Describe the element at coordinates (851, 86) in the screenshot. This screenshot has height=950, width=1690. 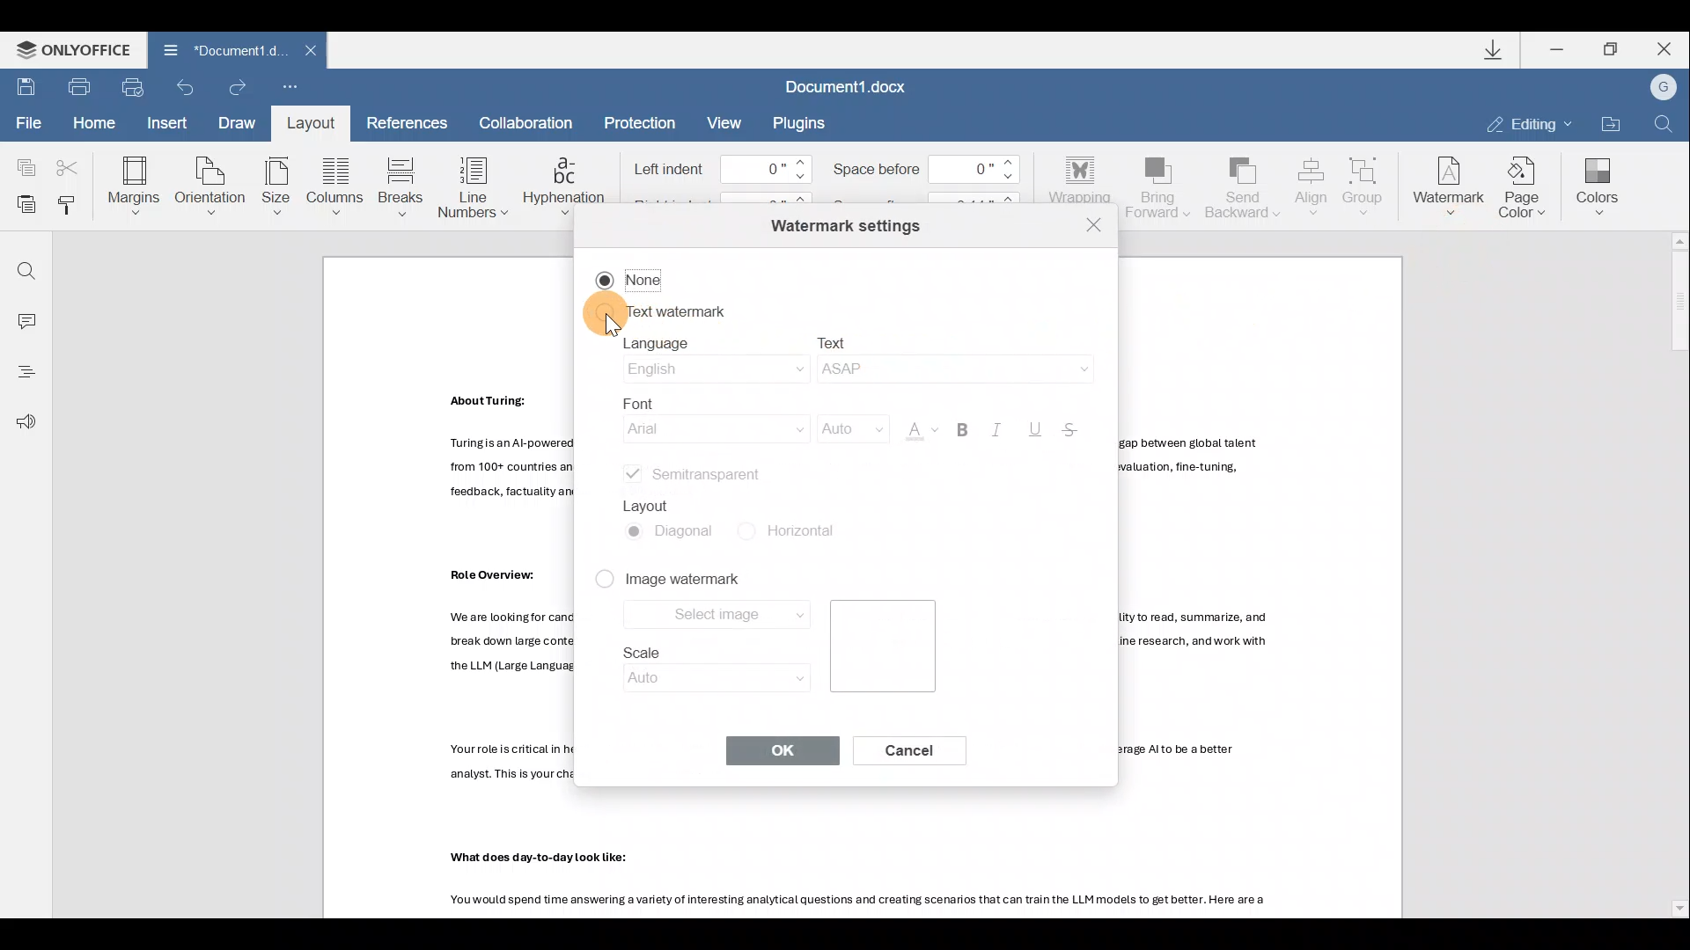
I see `Document1.docx` at that location.